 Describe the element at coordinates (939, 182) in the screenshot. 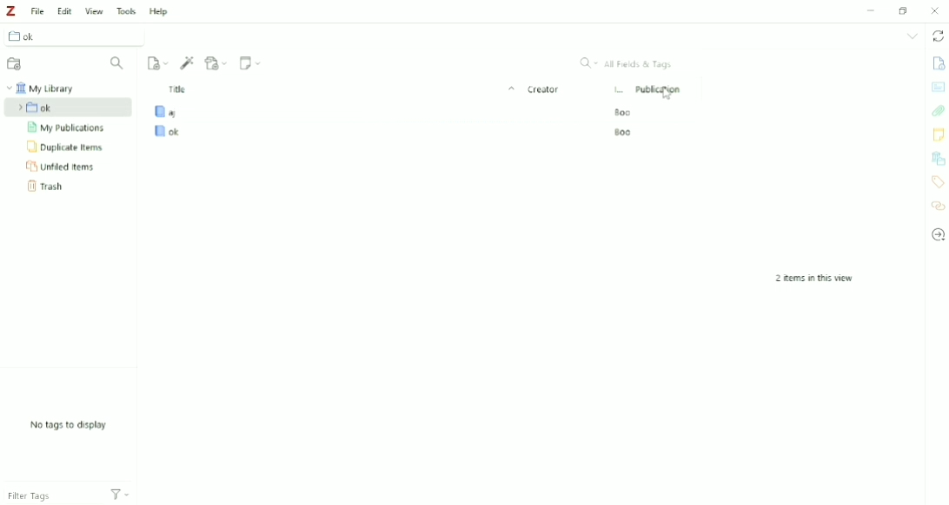

I see `Tags` at that location.